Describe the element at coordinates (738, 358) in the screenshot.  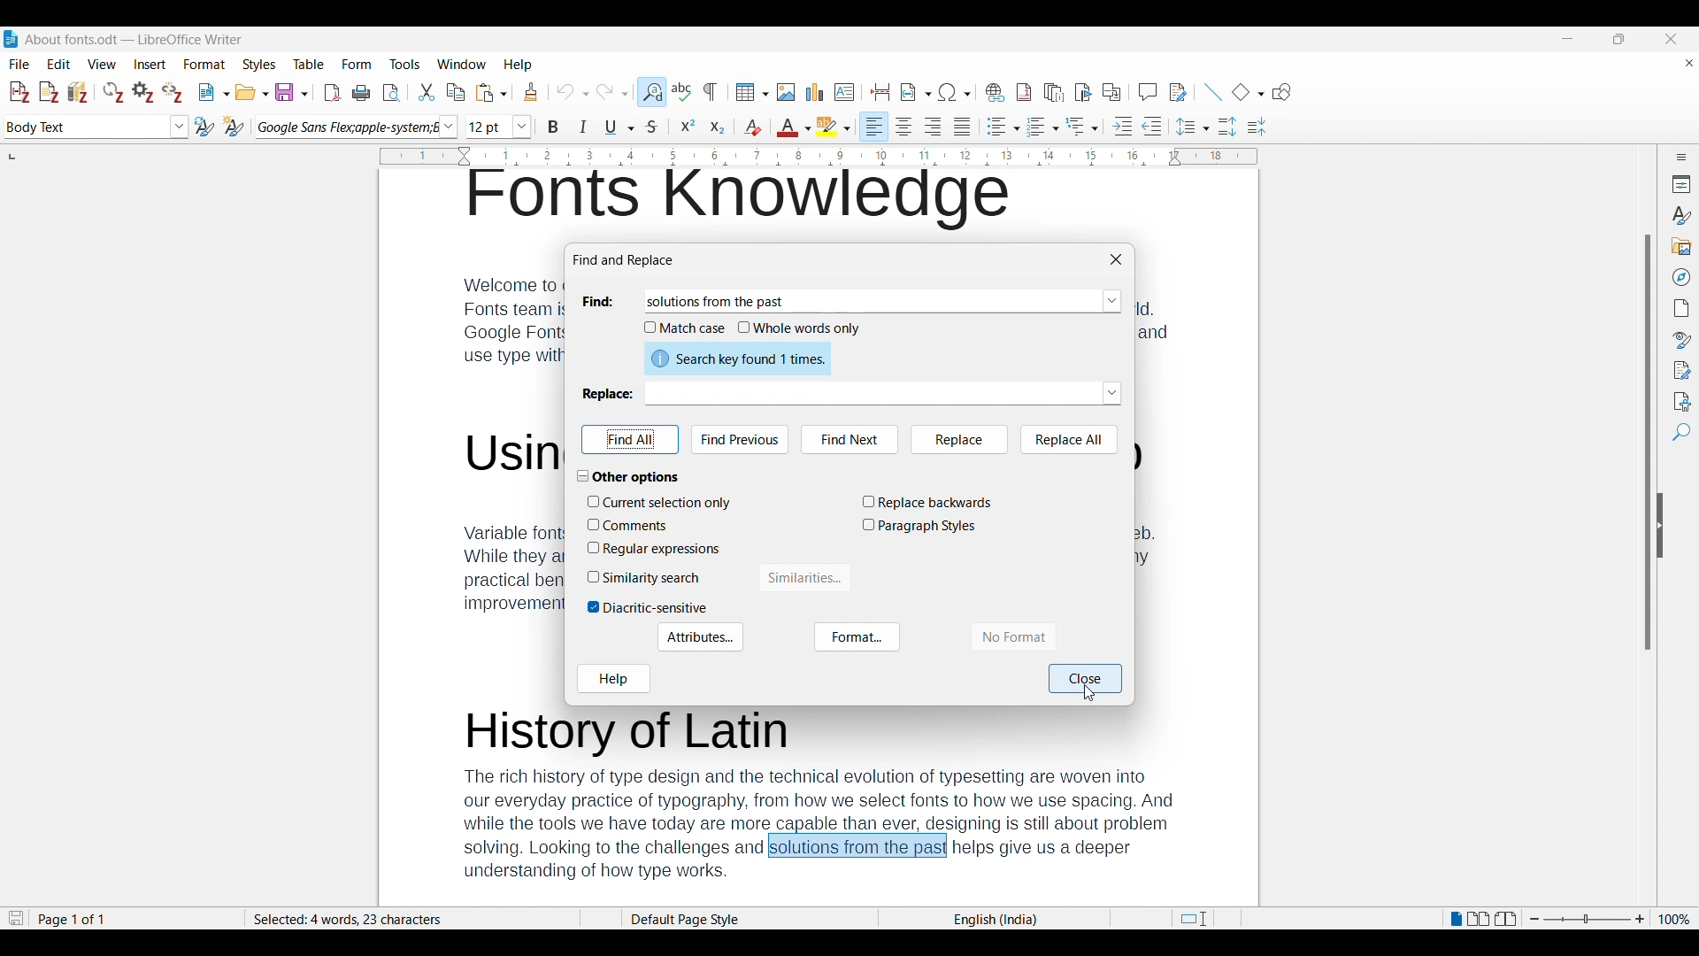
I see `Information about search results` at that location.